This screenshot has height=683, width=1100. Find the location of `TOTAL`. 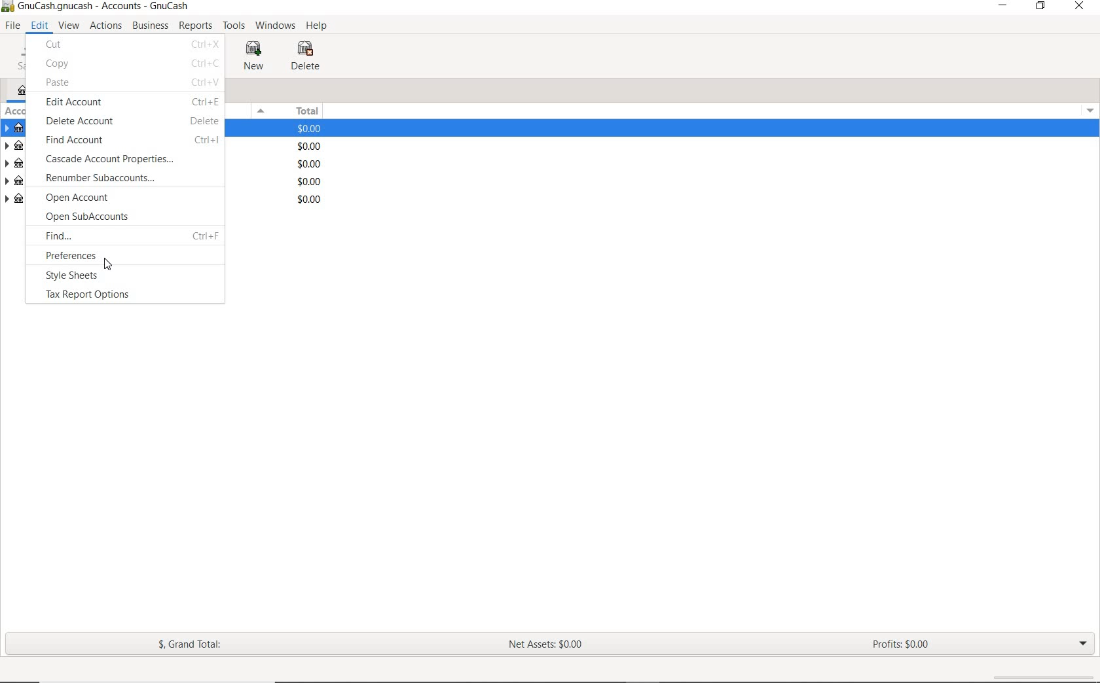

TOTAL is located at coordinates (291, 111).